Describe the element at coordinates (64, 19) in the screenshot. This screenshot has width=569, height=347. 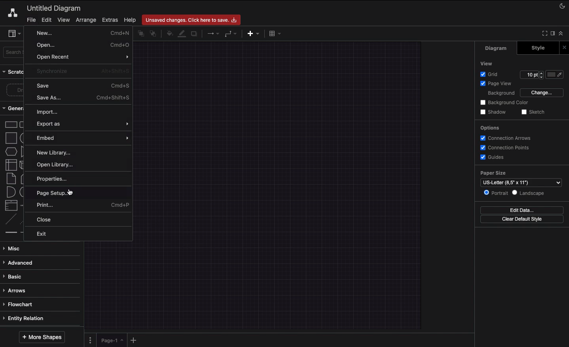
I see `View` at that location.